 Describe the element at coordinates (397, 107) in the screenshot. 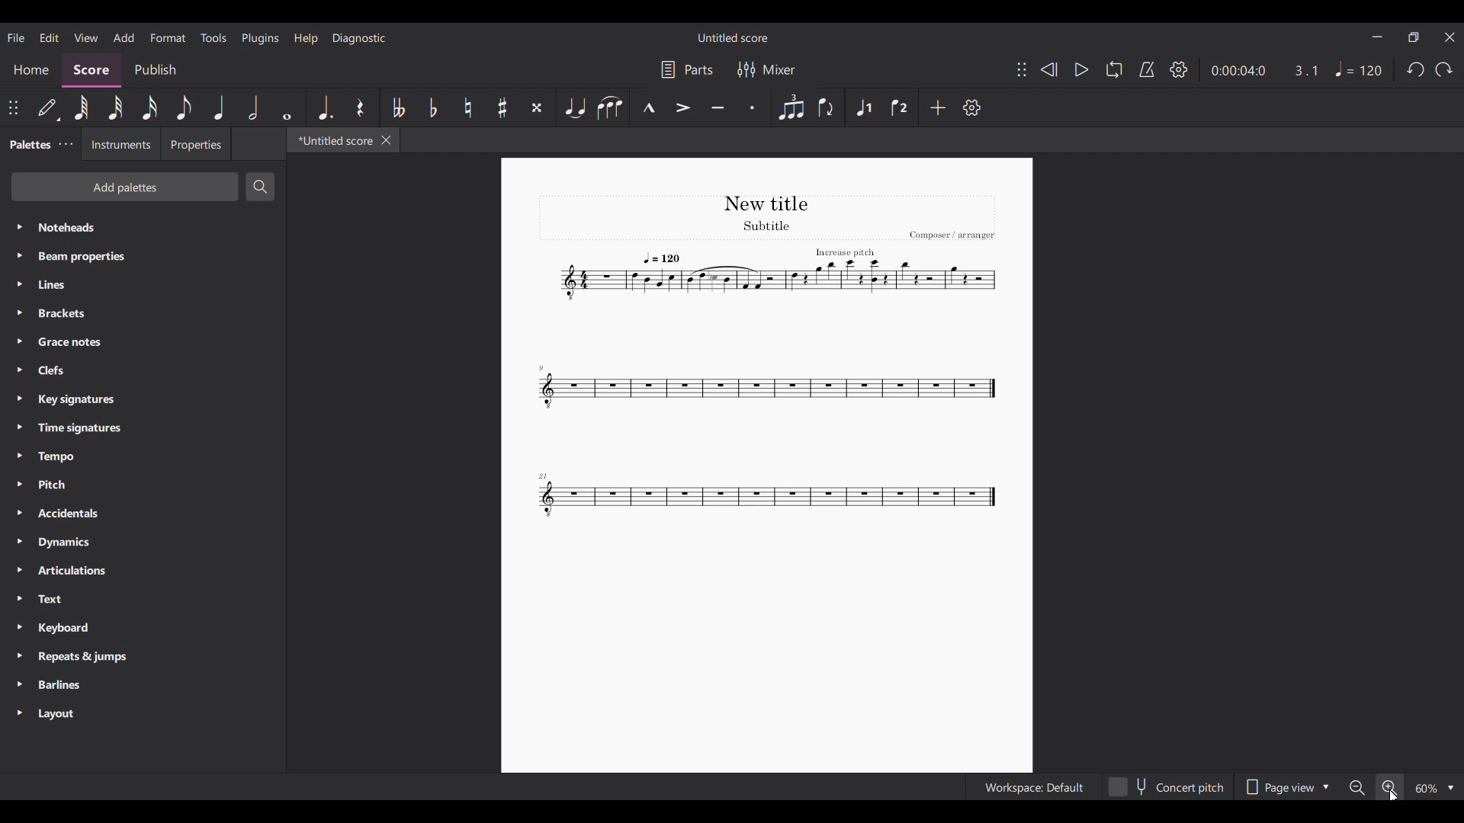

I see `Toggle double flat` at that location.